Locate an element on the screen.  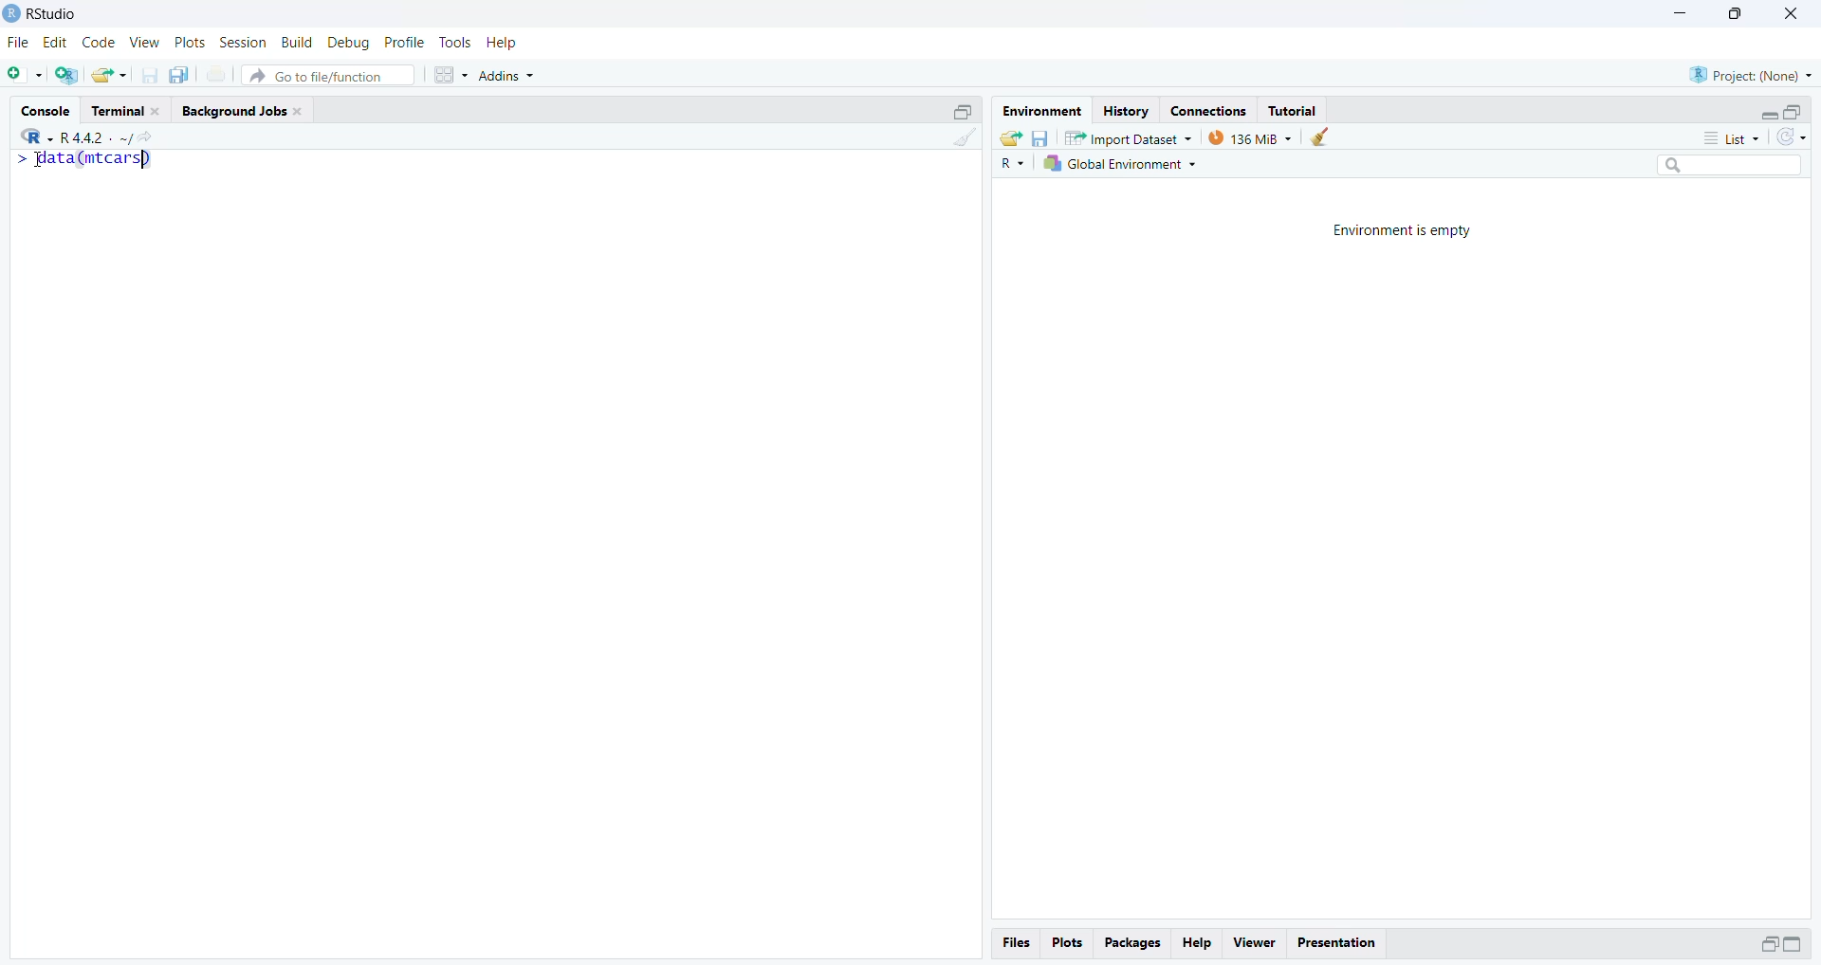
Project (None) is located at coordinates (1753, 74).